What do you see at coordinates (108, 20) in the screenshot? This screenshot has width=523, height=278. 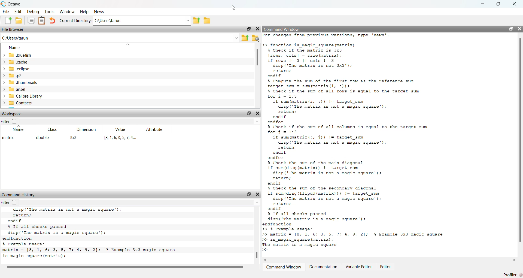 I see `C:\Users\taun` at bounding box center [108, 20].